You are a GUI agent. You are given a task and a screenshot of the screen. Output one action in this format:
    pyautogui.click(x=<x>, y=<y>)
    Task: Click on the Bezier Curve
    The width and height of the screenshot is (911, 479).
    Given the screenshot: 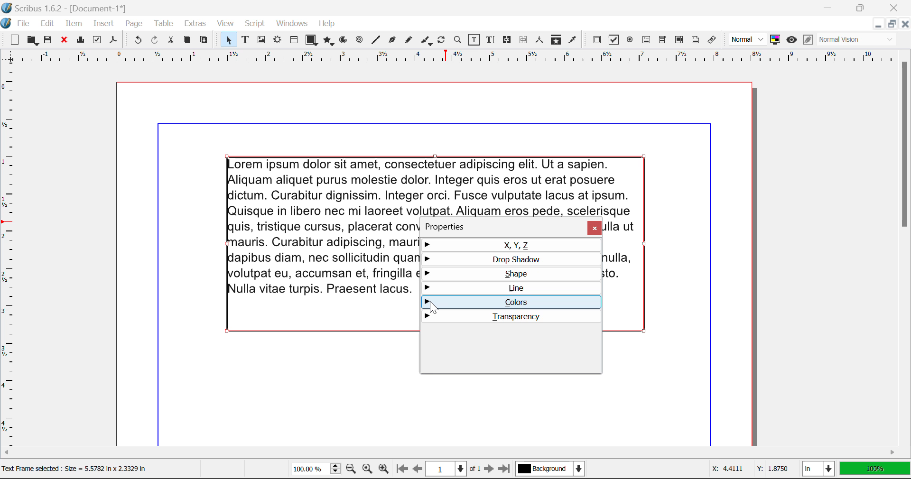 What is the action you would take?
    pyautogui.click(x=392, y=41)
    